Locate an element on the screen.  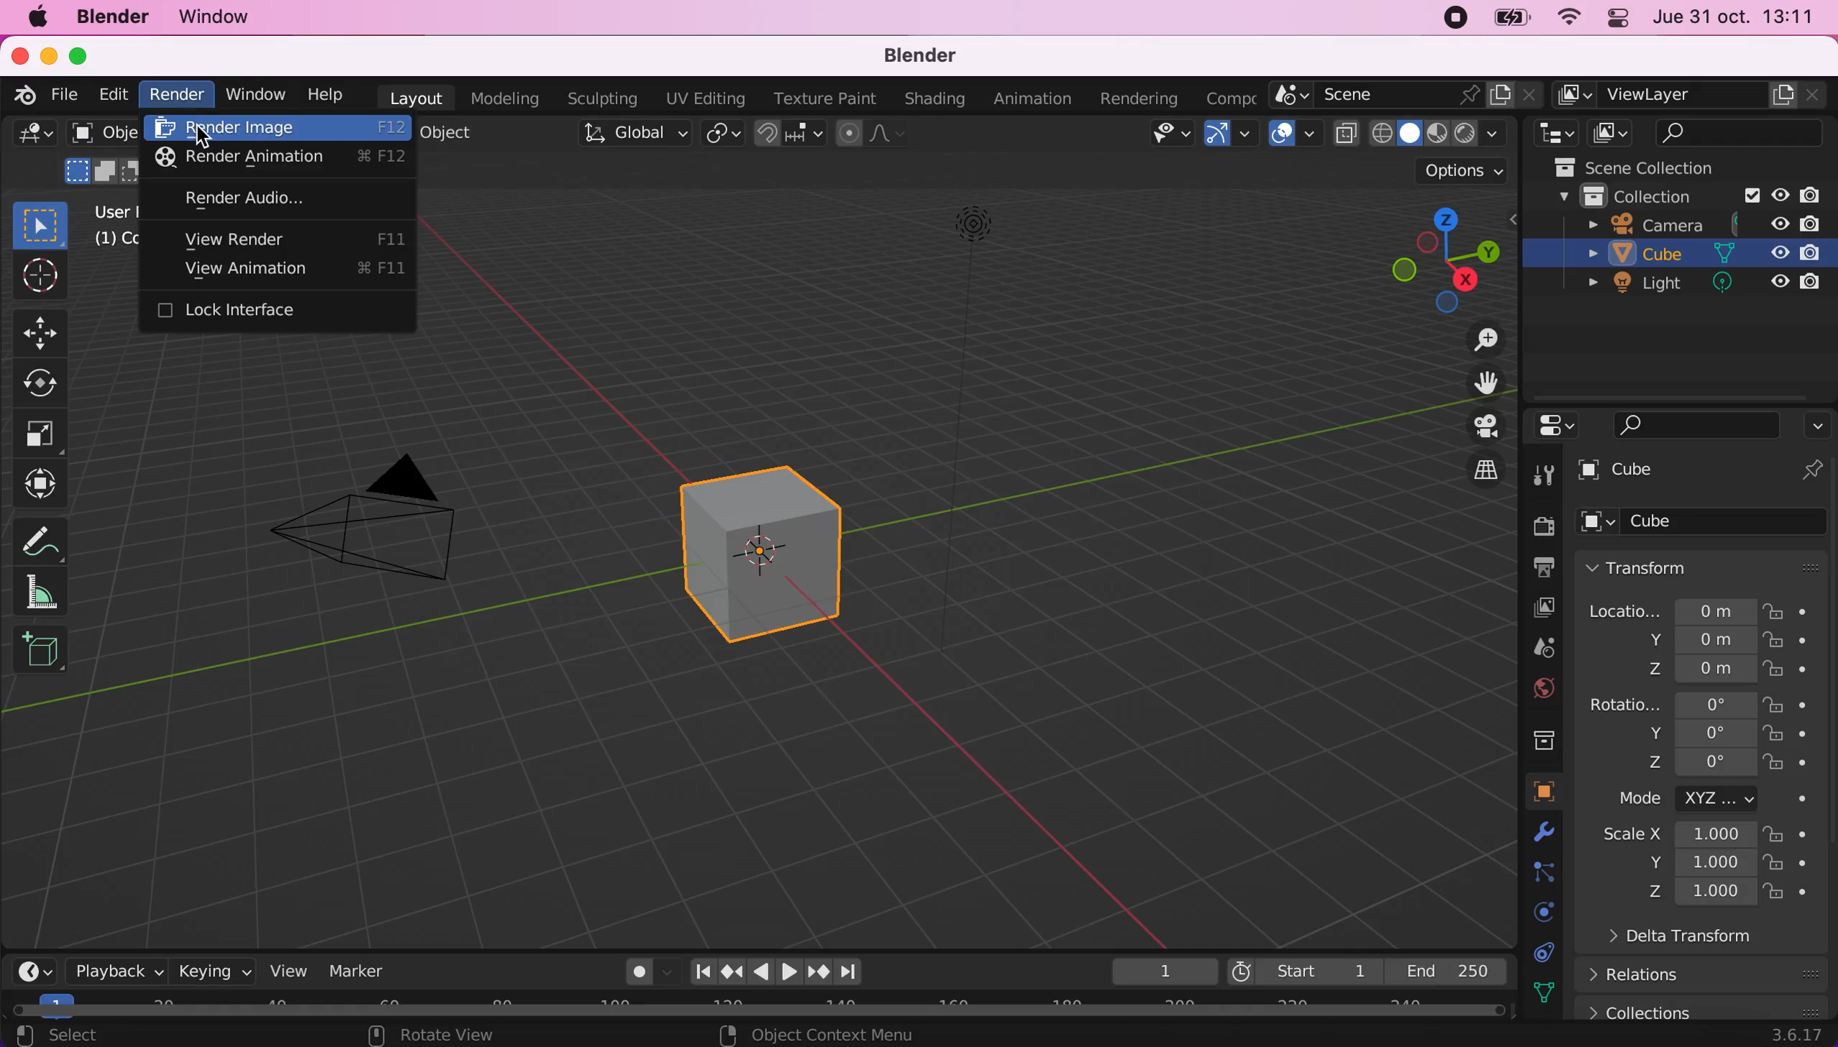
rotation z is located at coordinates (1665, 768).